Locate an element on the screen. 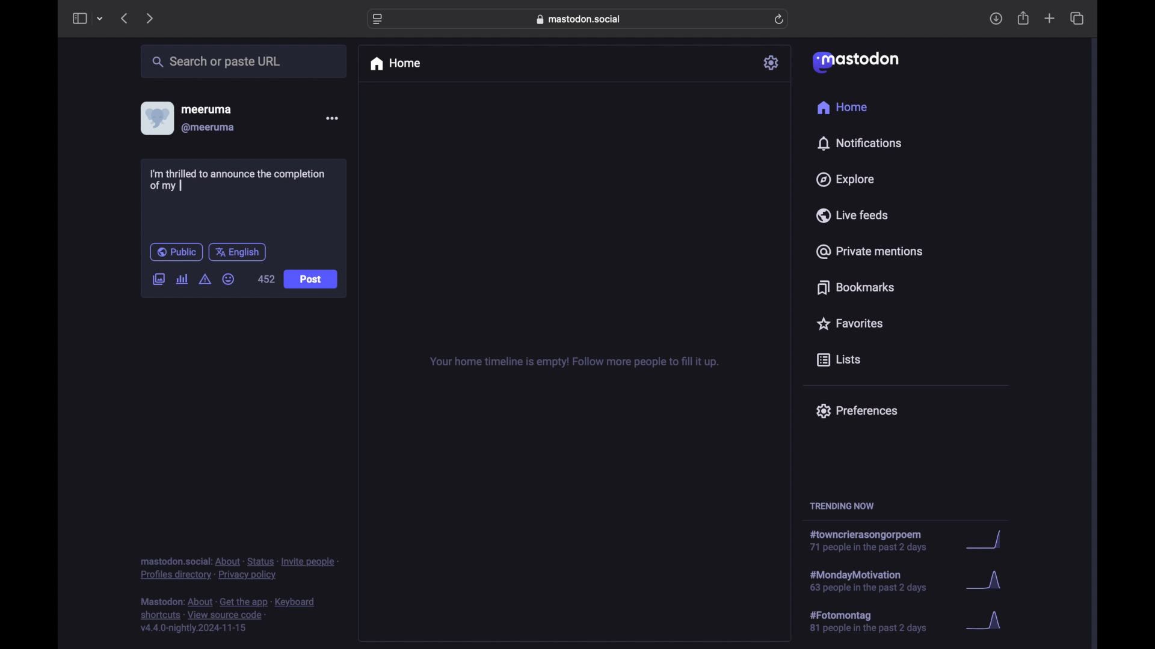 Image resolution: width=1155 pixels, height=649 pixels. preferences is located at coordinates (857, 411).